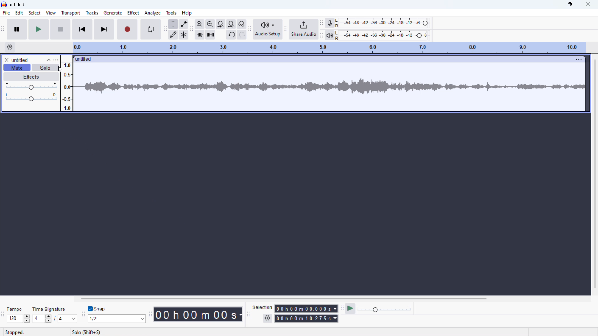 This screenshot has height=336, width=598. I want to click on record, so click(127, 29).